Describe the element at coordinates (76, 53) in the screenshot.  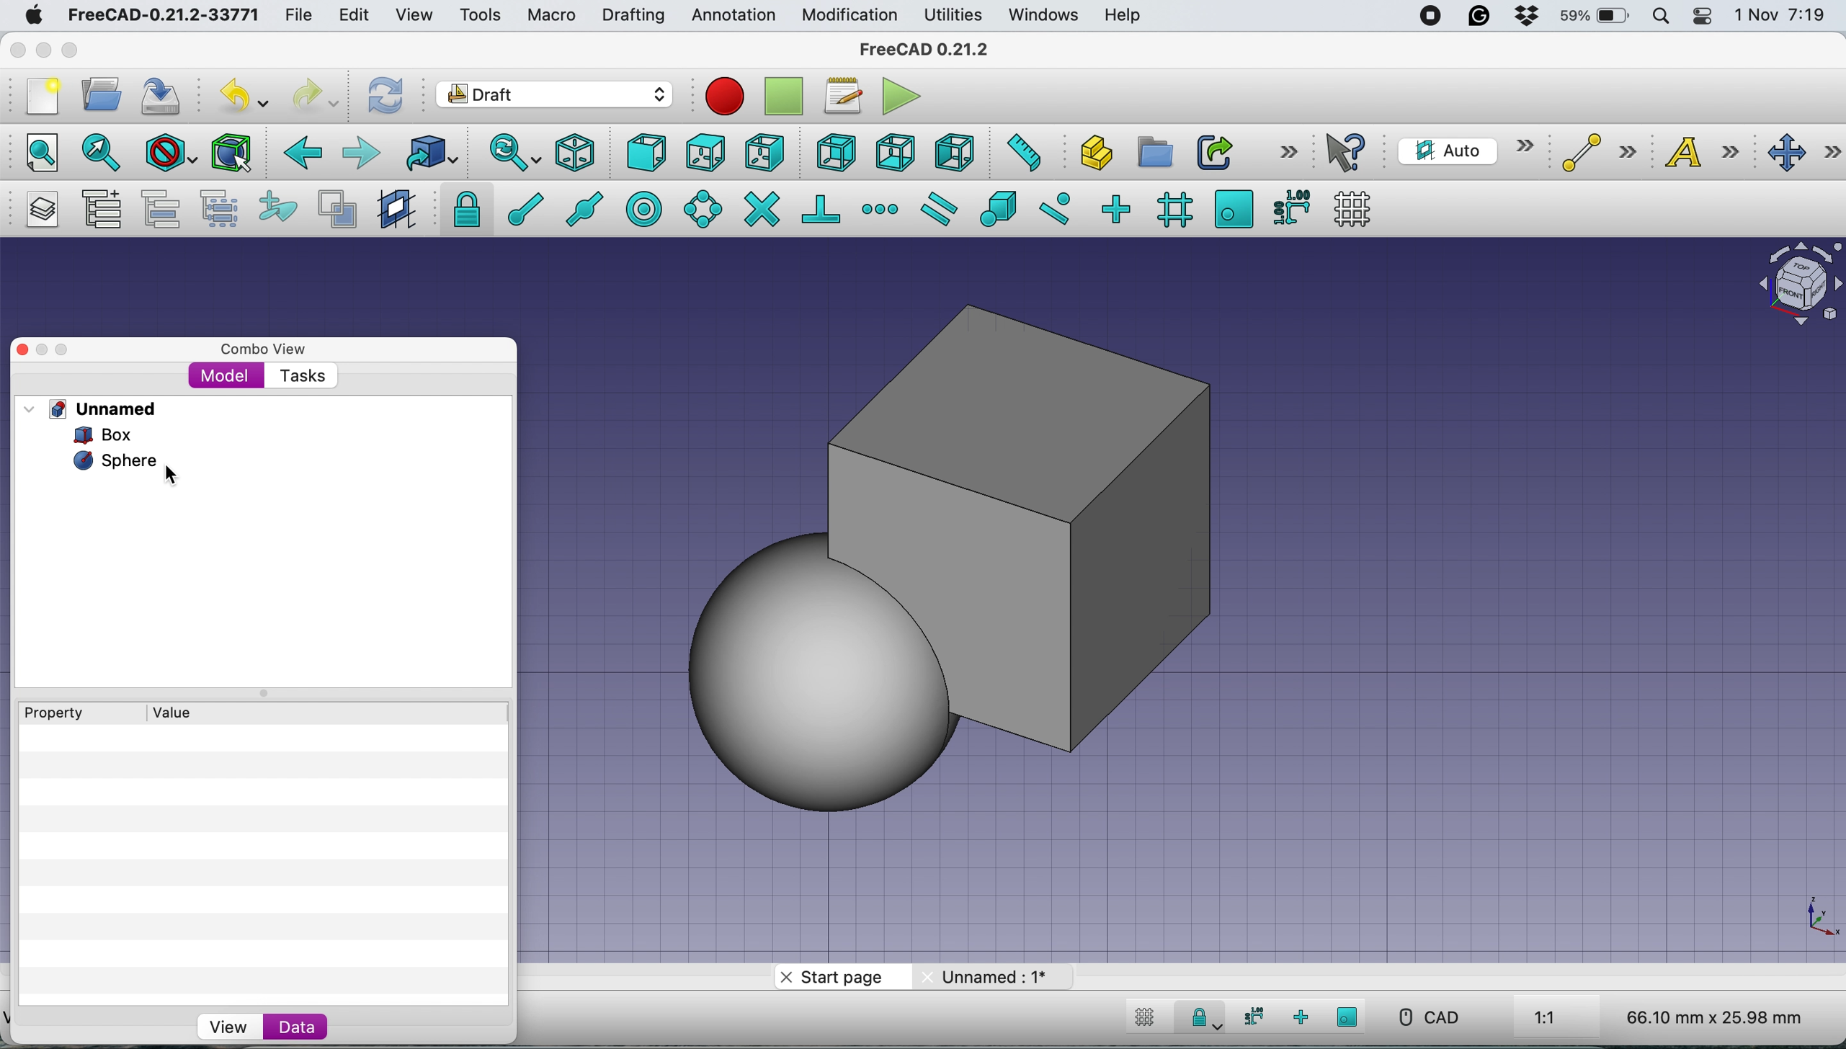
I see `maximise` at that location.